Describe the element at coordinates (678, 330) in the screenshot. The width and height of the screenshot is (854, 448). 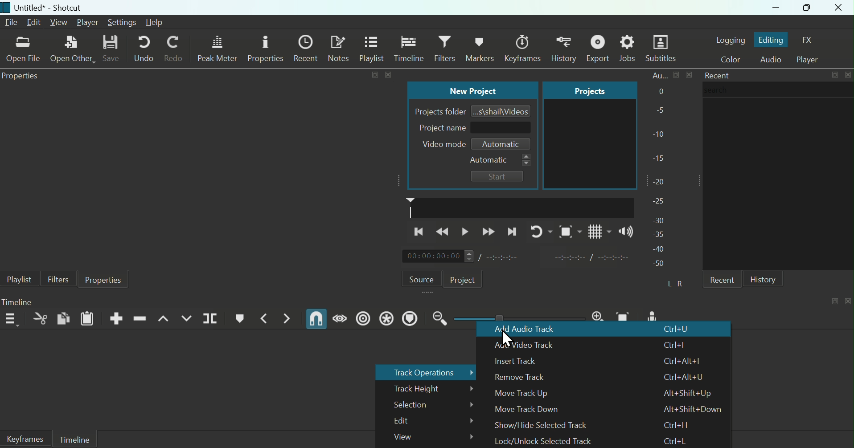
I see `Ctrl+U` at that location.